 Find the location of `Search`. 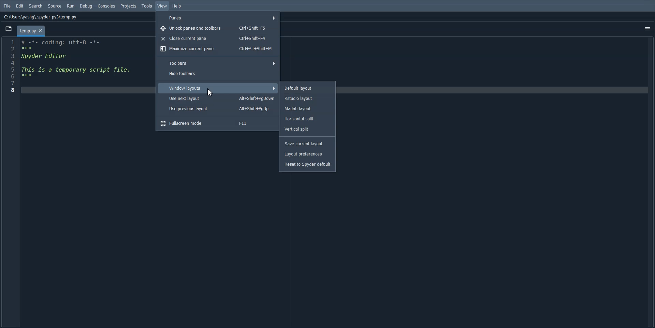

Search is located at coordinates (35, 6).